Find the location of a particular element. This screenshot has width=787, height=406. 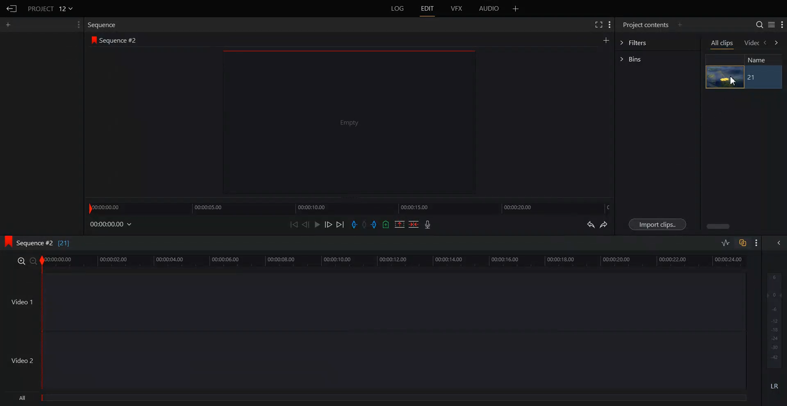

Filters is located at coordinates (657, 42).